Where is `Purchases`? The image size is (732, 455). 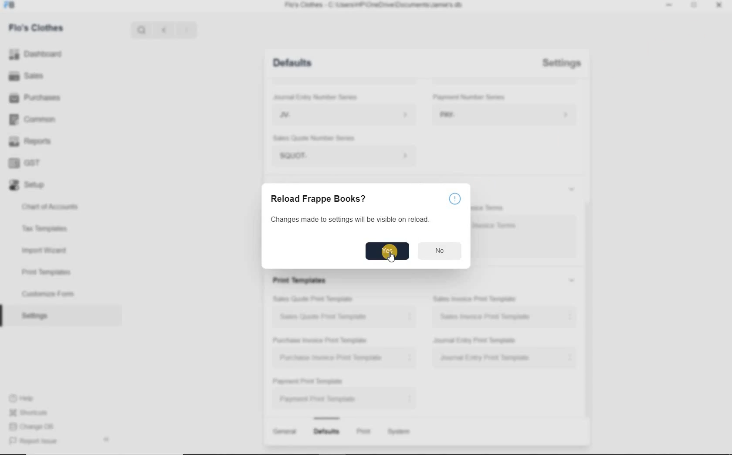
Purchases is located at coordinates (37, 98).